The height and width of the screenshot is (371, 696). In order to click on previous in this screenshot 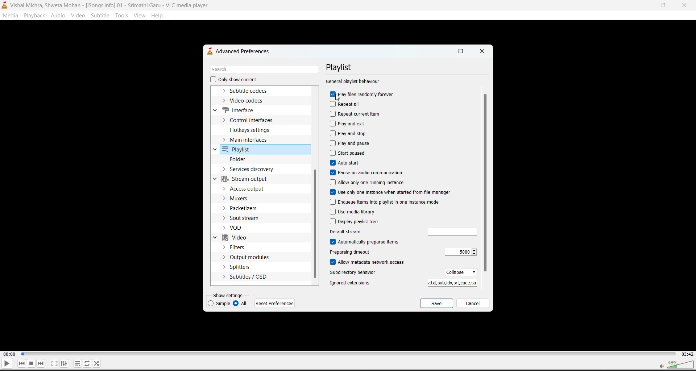, I will do `click(22, 363)`.